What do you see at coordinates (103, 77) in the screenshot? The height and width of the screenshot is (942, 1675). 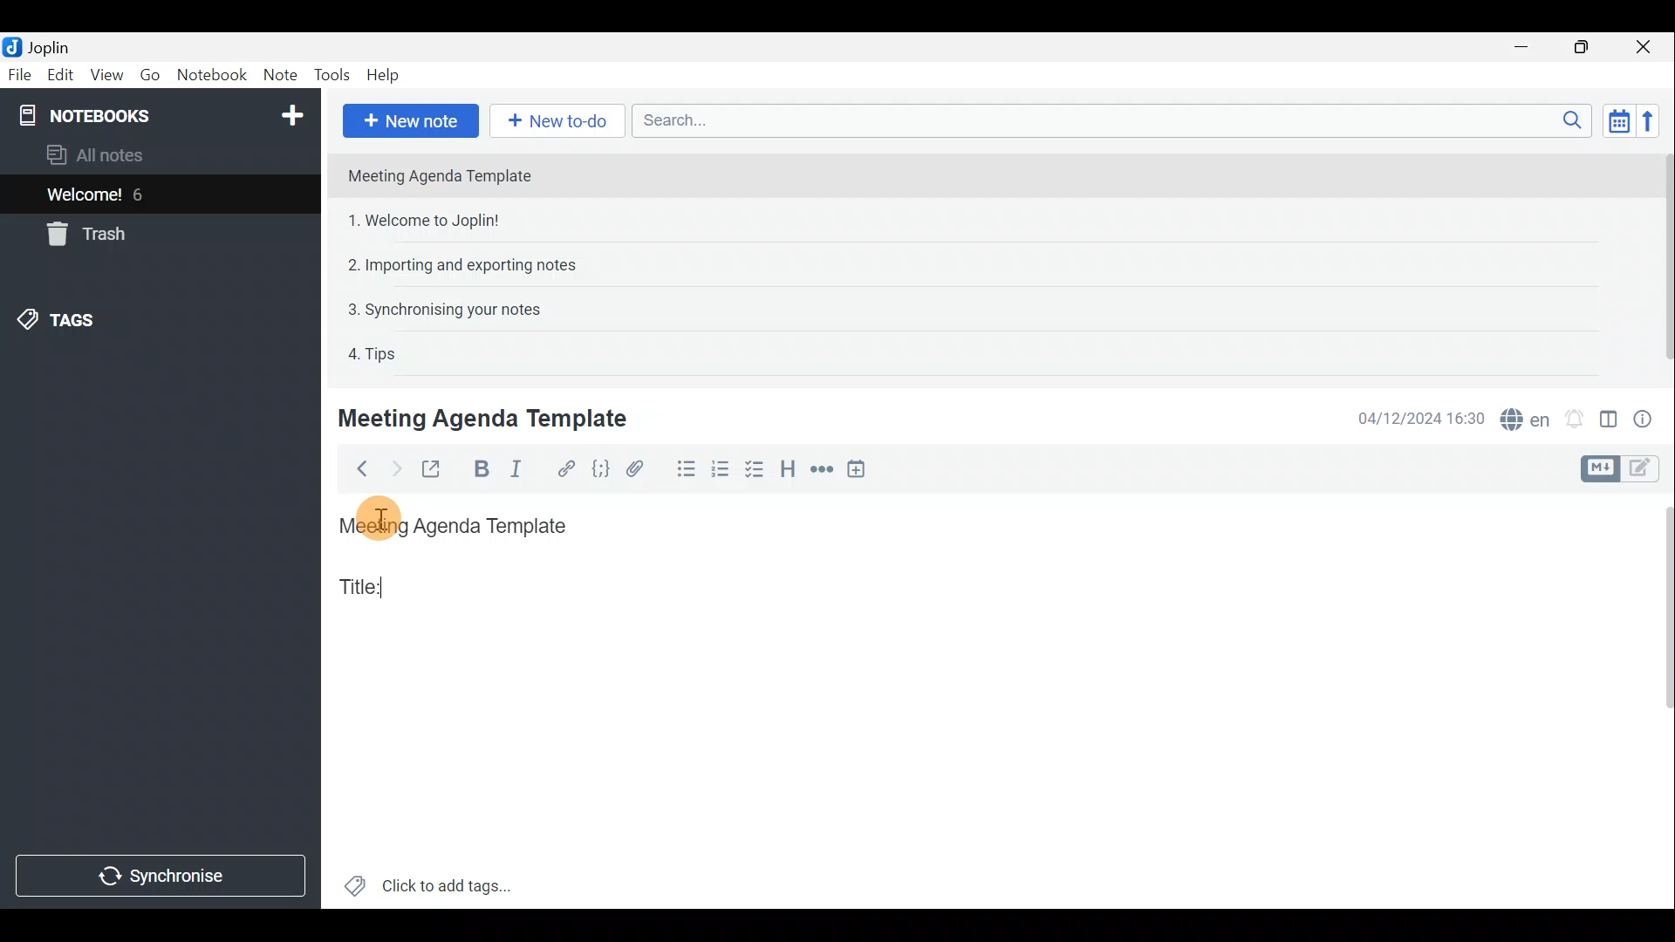 I see `View` at bounding box center [103, 77].